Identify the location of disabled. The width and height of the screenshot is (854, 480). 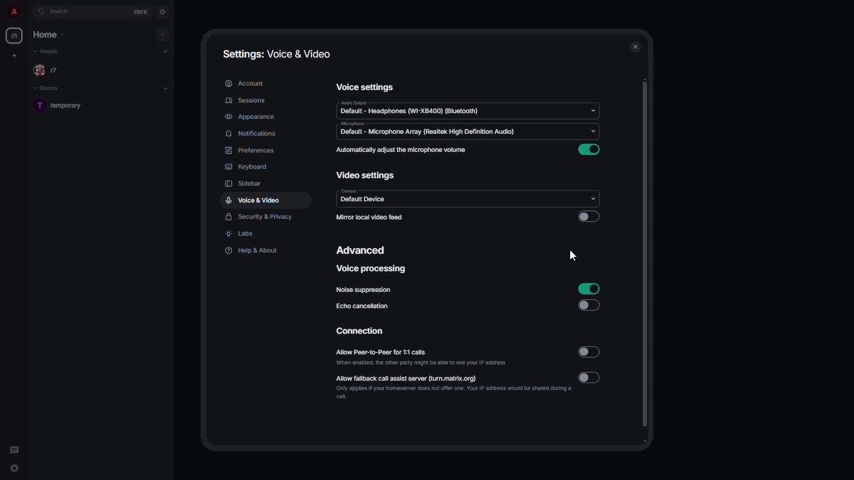
(588, 217).